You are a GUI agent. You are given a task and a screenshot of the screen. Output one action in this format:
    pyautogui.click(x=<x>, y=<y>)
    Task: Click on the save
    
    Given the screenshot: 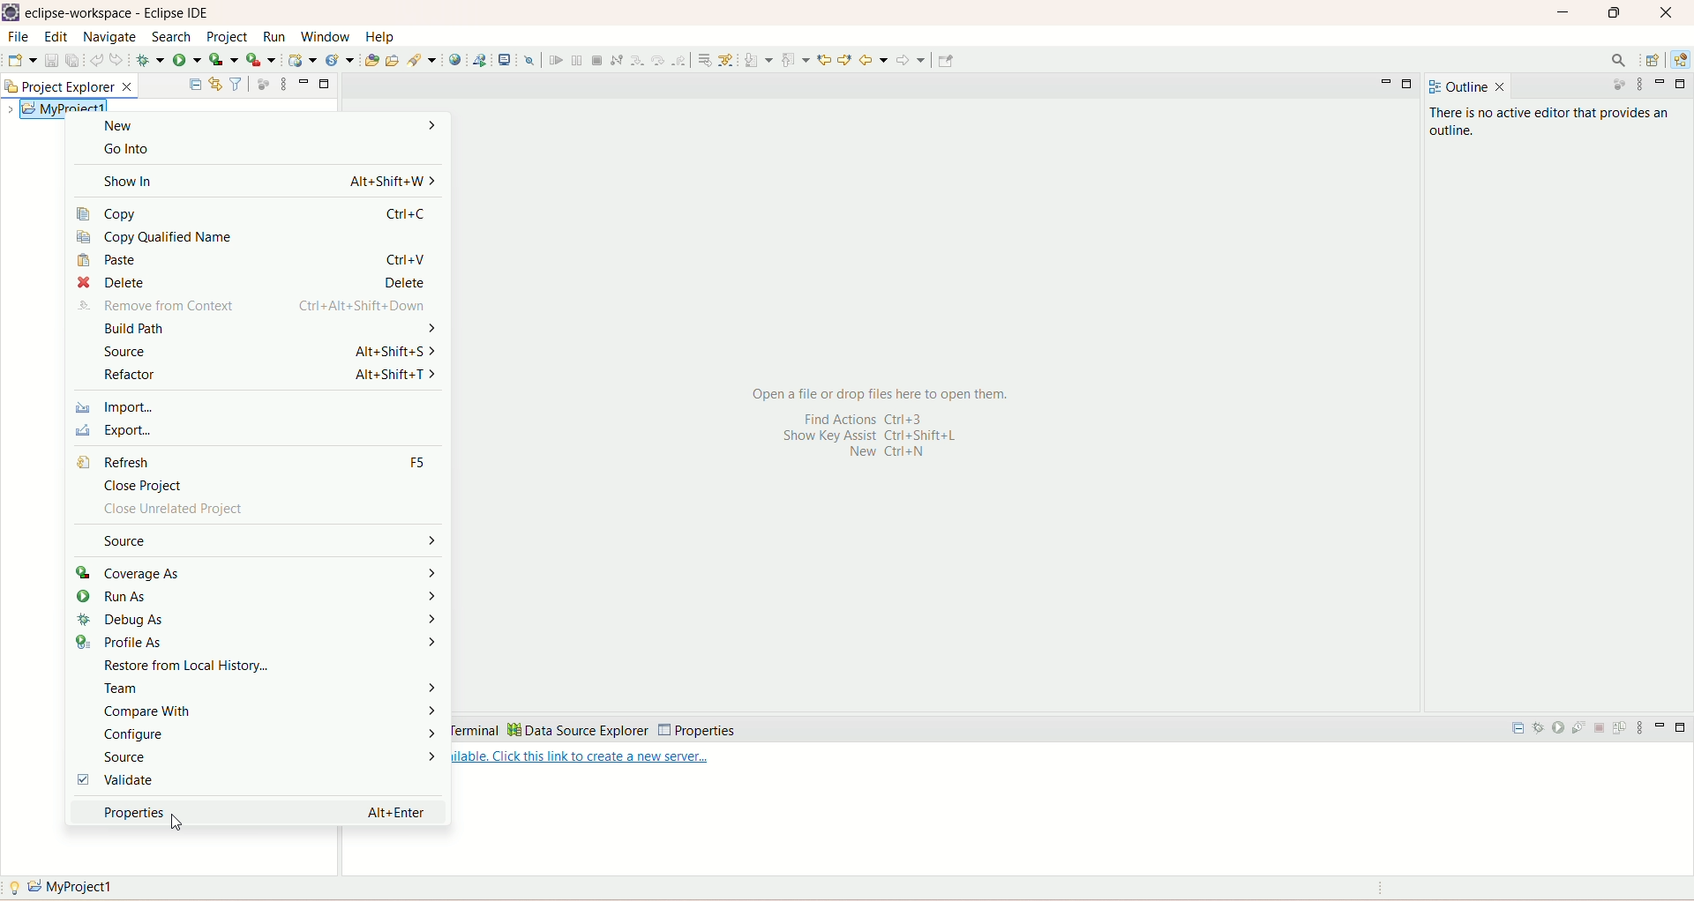 What is the action you would take?
    pyautogui.click(x=50, y=61)
    